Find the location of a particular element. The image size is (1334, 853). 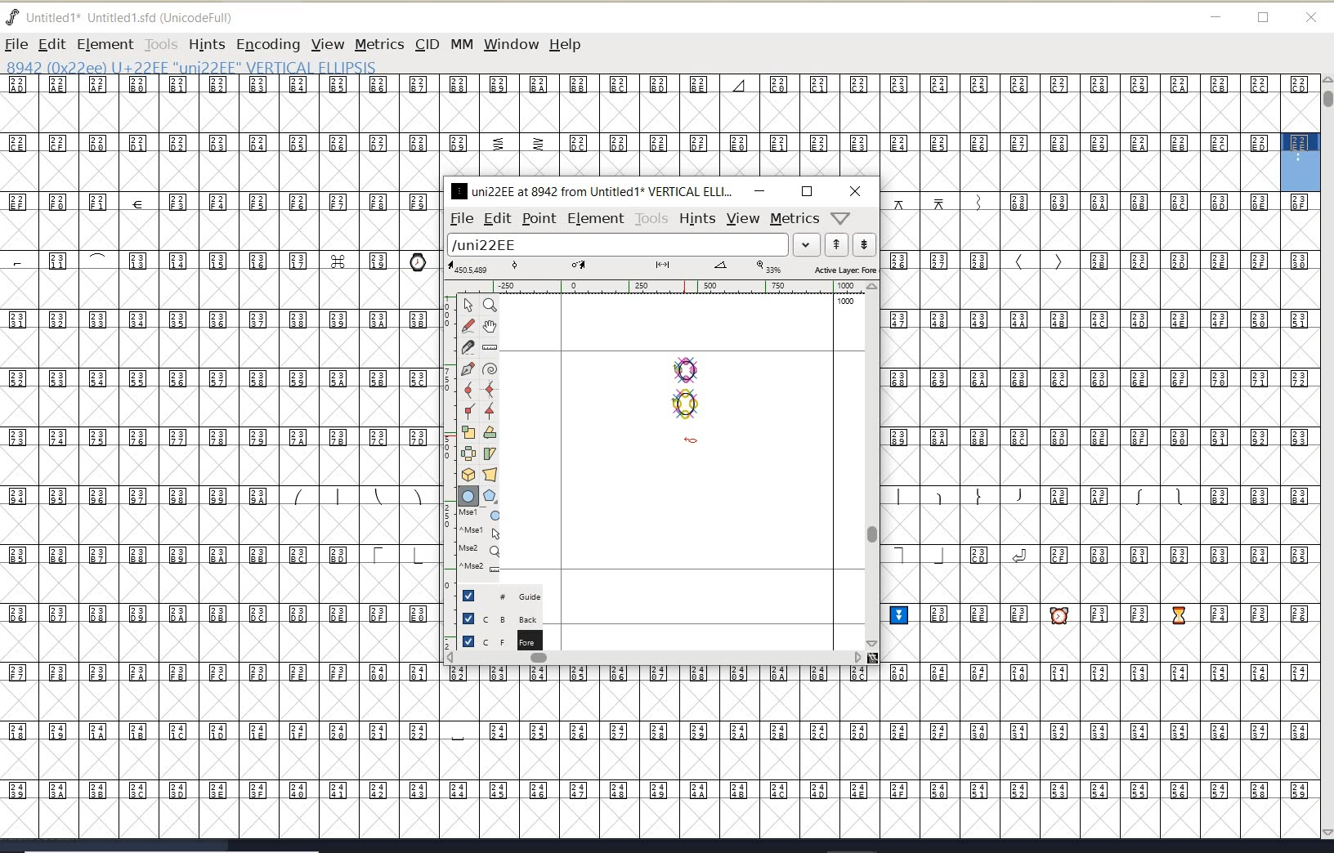

SCALE is located at coordinates (447, 464).